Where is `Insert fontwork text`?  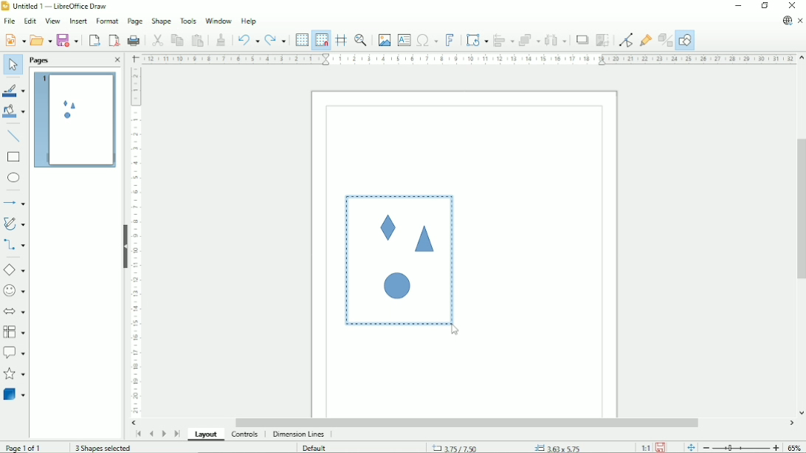 Insert fontwork text is located at coordinates (449, 40).